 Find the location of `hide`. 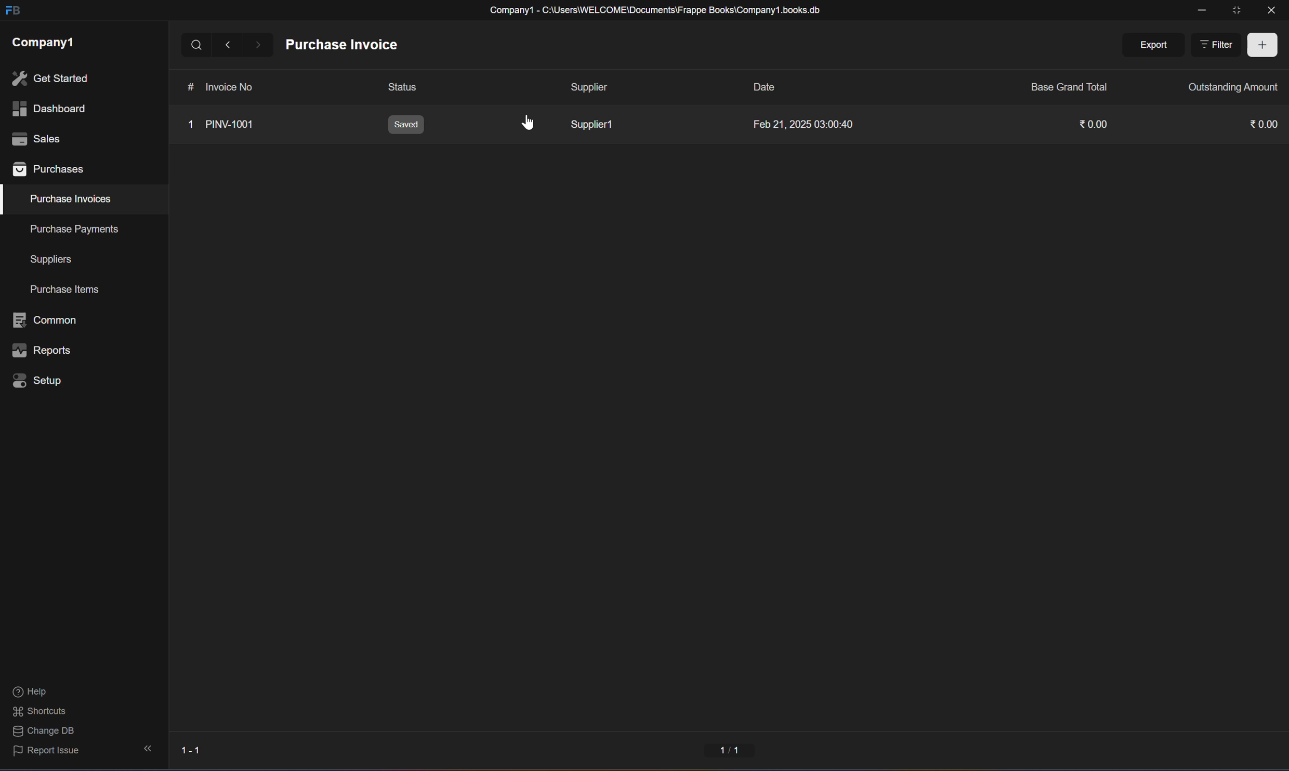

hide is located at coordinates (145, 749).